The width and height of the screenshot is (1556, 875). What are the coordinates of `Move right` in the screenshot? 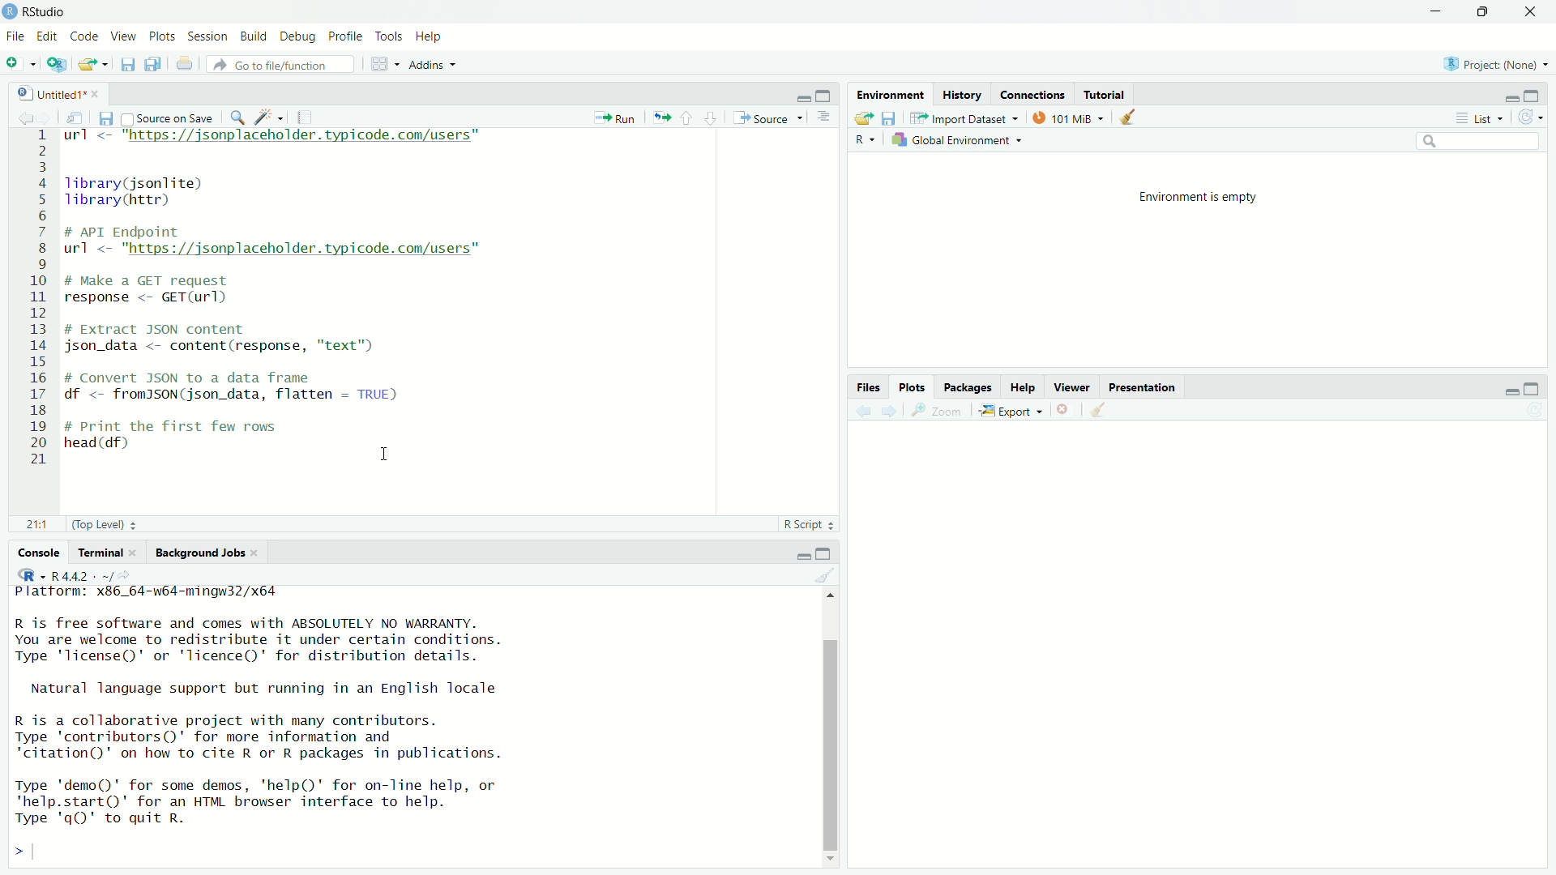 It's located at (26, 853).